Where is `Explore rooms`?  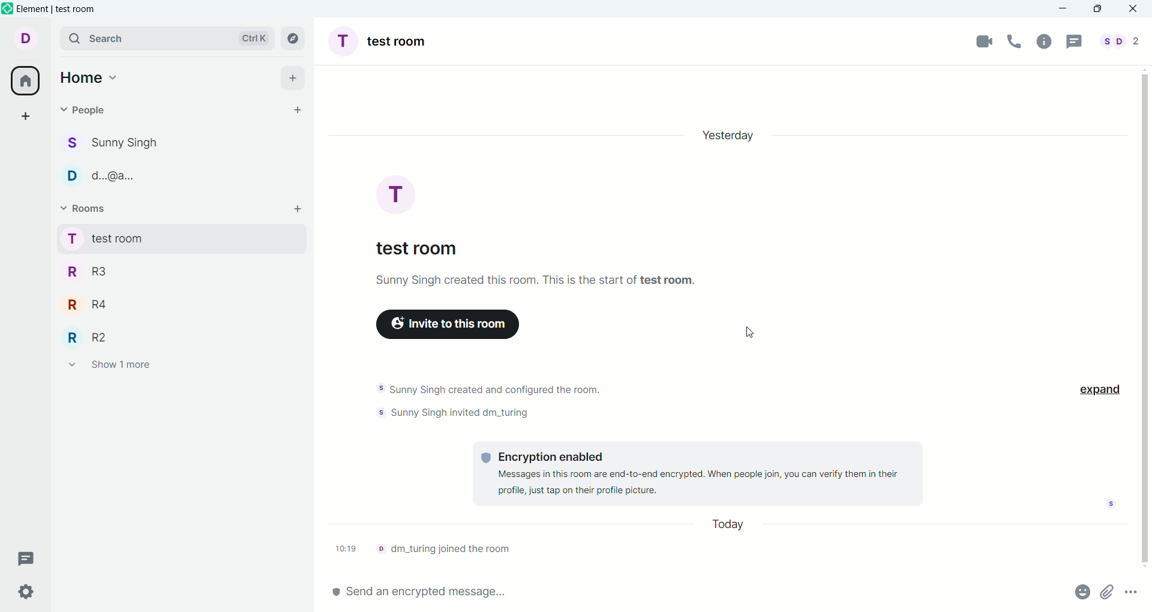 Explore rooms is located at coordinates (294, 38).